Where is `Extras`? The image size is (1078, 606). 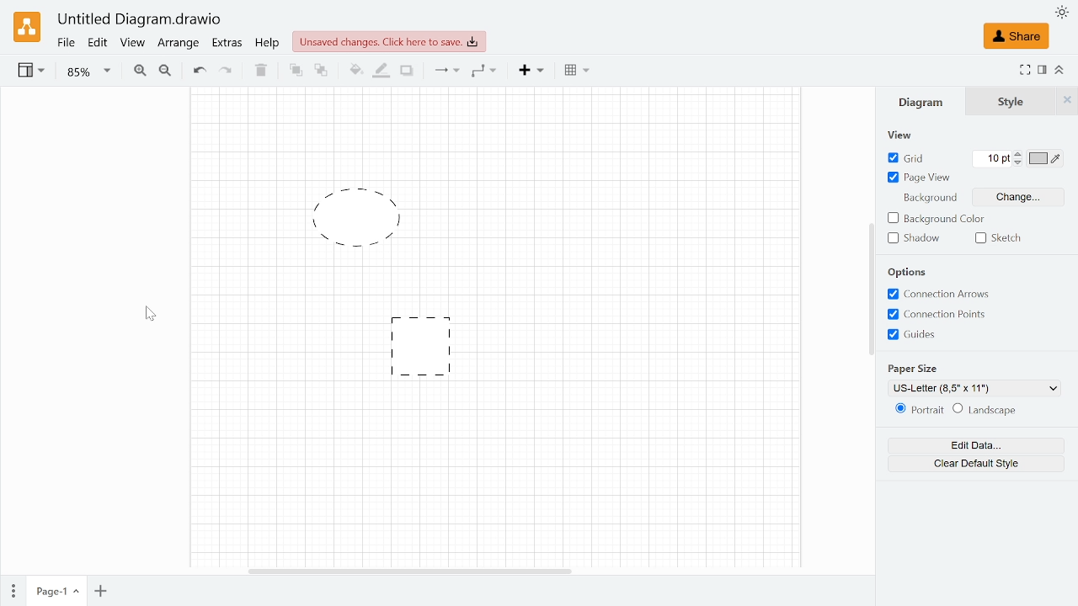 Extras is located at coordinates (227, 45).